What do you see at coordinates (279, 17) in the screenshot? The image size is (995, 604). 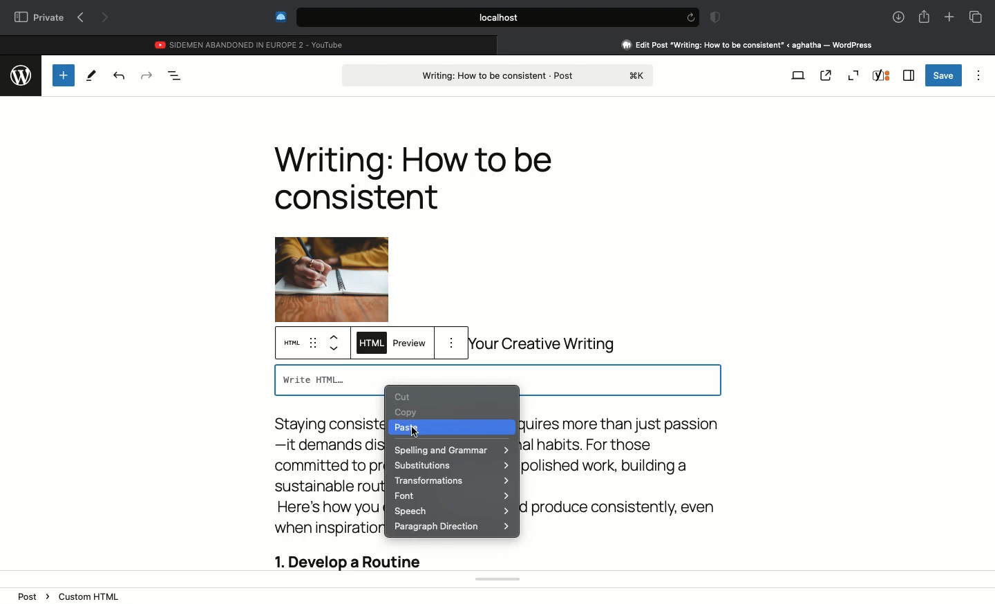 I see `Extensions` at bounding box center [279, 17].